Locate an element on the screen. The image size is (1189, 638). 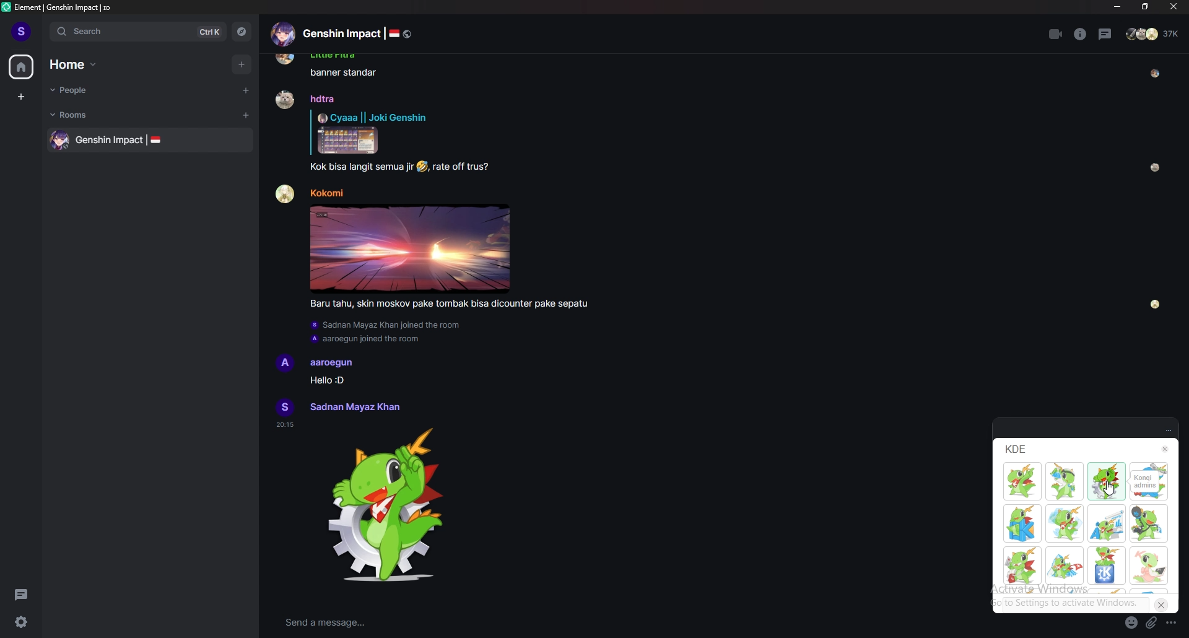
profile is located at coordinates (22, 30).